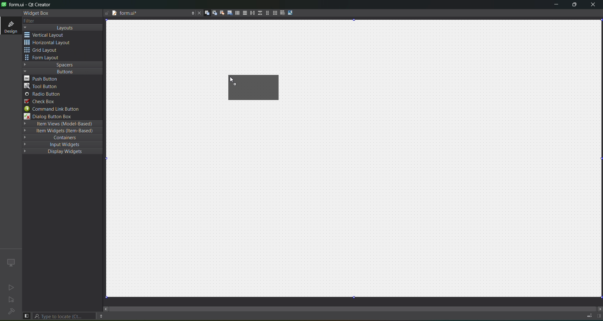 The width and height of the screenshot is (603, 321). I want to click on no active project, so click(12, 301).